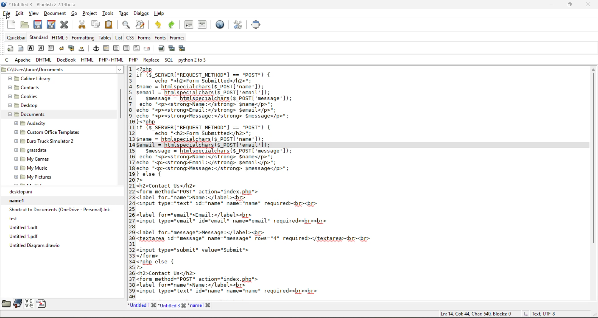  What do you see at coordinates (7, 14) in the screenshot?
I see `file` at bounding box center [7, 14].